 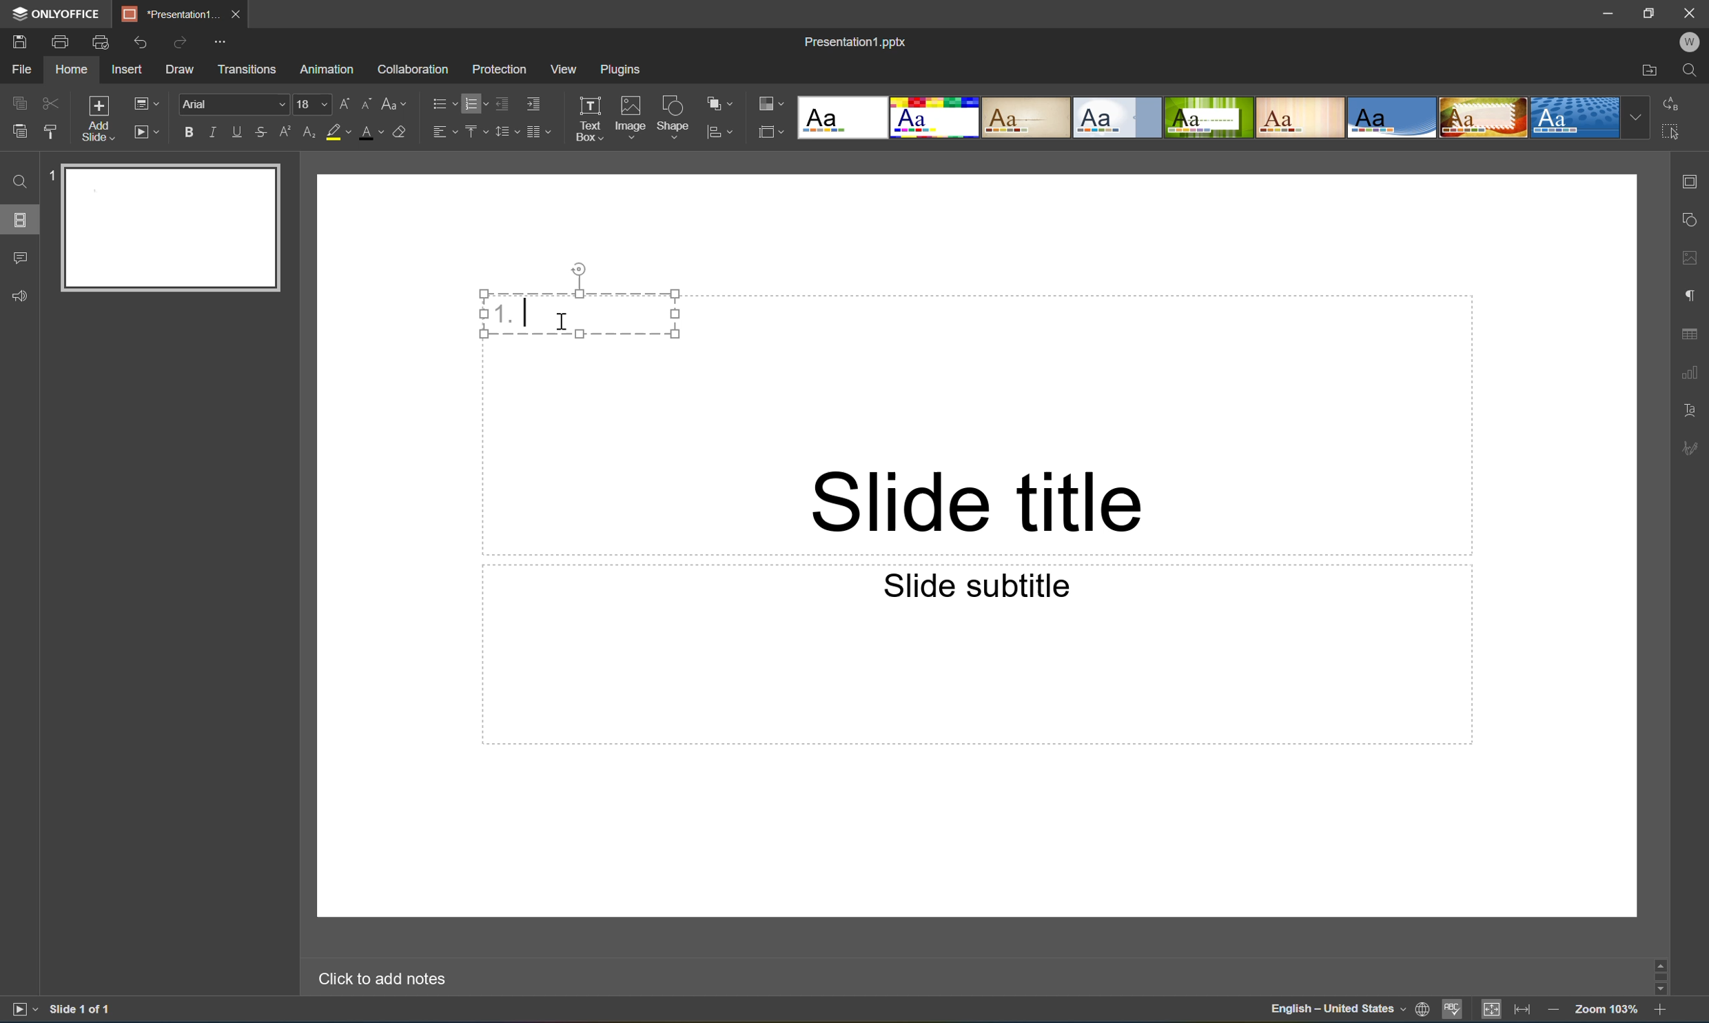 I want to click on Select all, so click(x=1672, y=130).